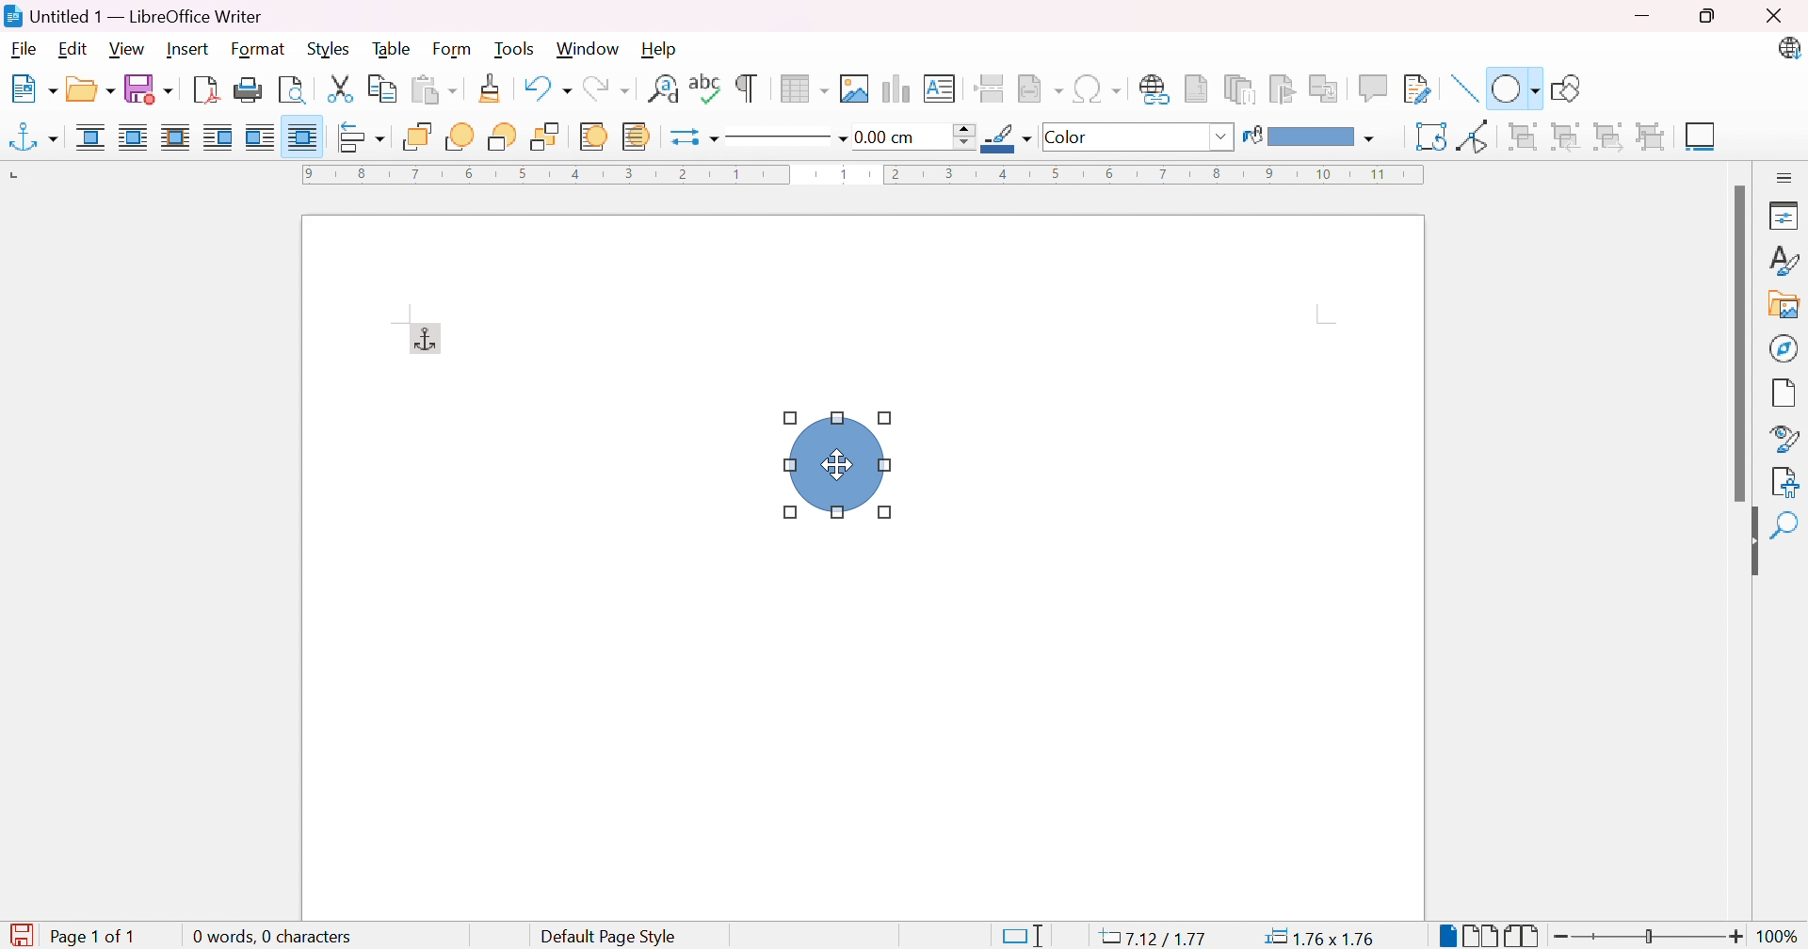 This screenshot has height=949, width=1808. What do you see at coordinates (1785, 178) in the screenshot?
I see `Sidebar settings` at bounding box center [1785, 178].